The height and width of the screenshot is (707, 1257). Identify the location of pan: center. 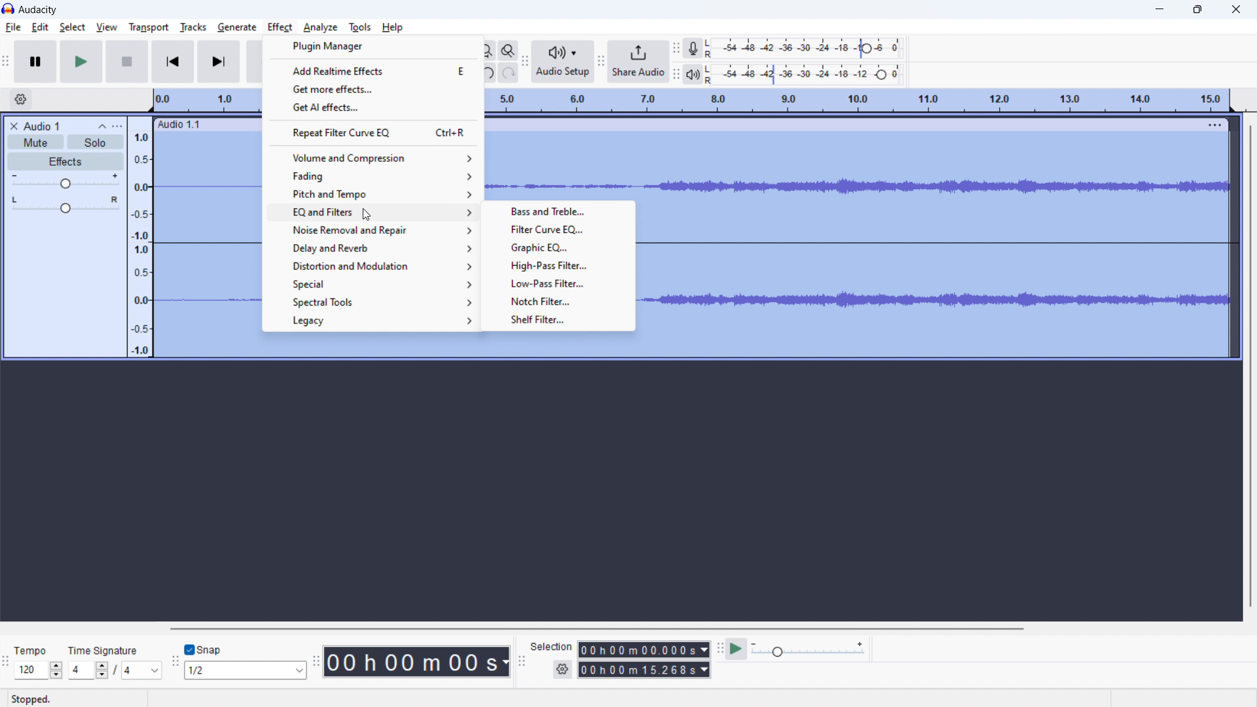
(65, 204).